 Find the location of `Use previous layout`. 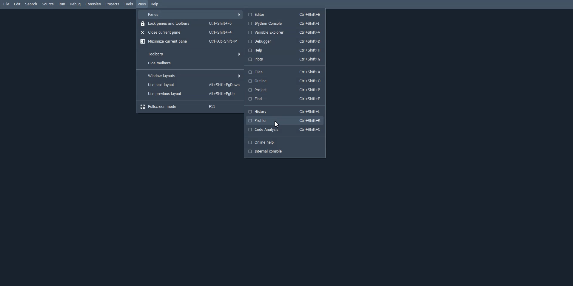

Use previous layout is located at coordinates (191, 94).